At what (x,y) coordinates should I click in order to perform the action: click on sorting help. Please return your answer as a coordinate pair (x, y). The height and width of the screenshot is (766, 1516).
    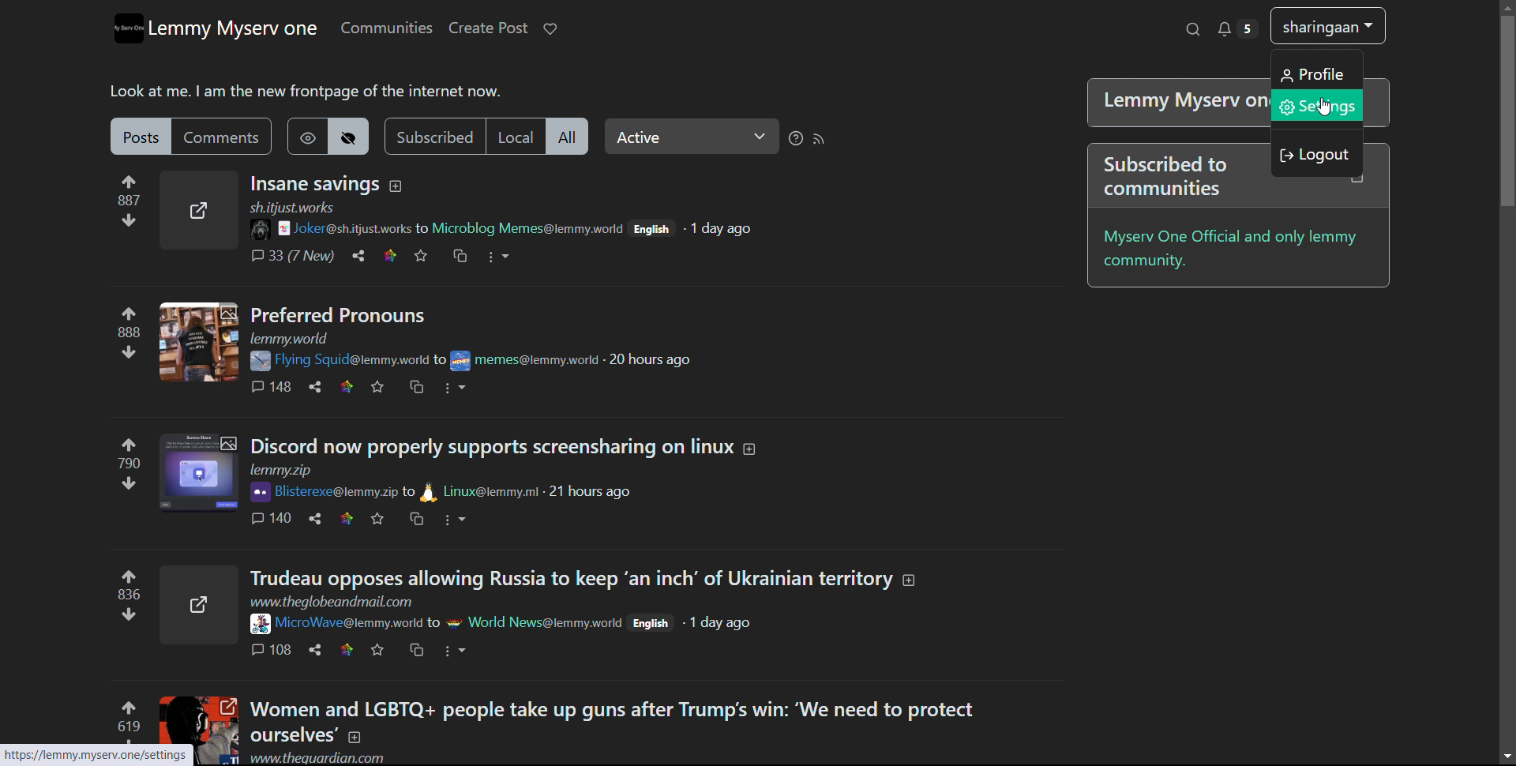
    Looking at the image, I should click on (795, 137).